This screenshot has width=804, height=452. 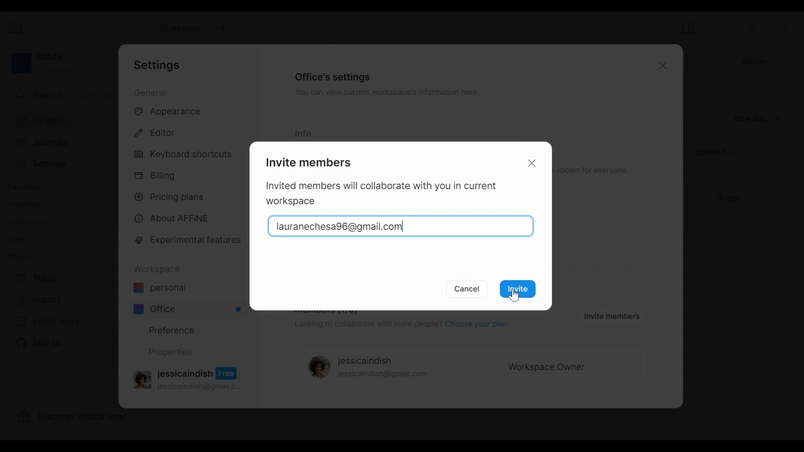 I want to click on Member"S Email address, so click(x=401, y=225).